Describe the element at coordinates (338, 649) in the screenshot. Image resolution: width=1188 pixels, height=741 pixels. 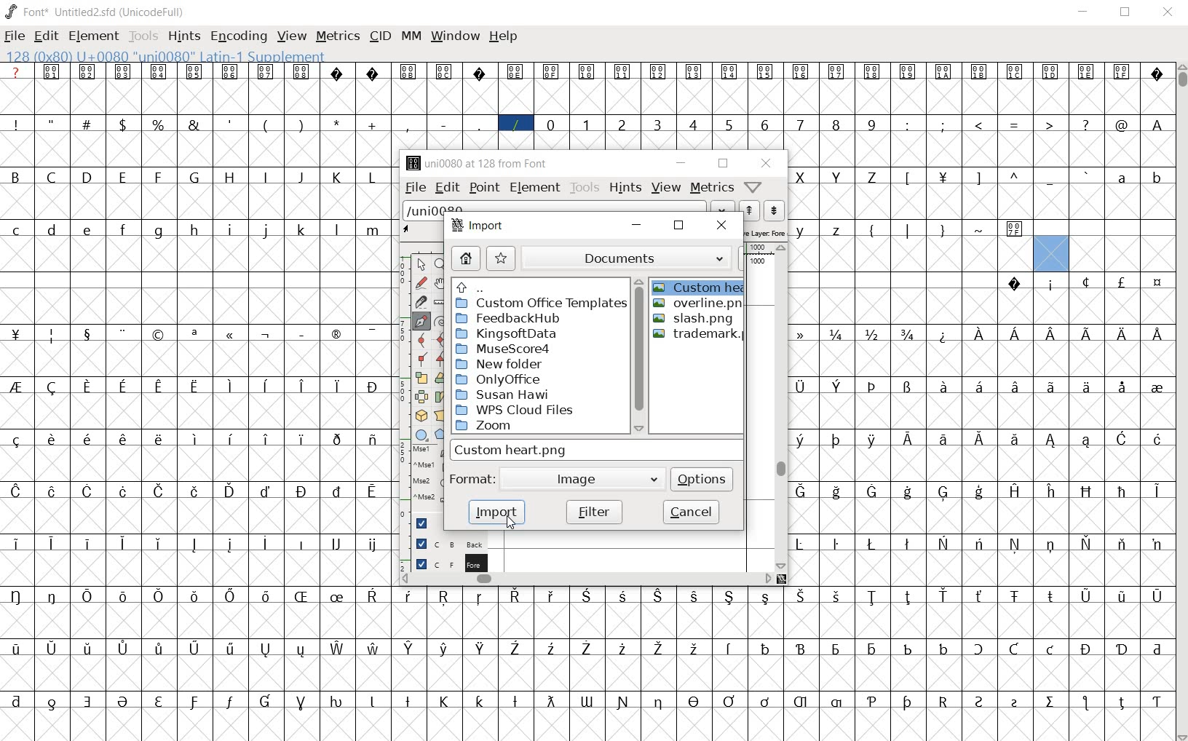
I see `glyph` at that location.